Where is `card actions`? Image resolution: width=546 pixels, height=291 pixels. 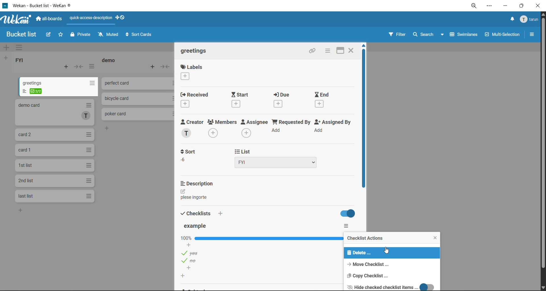
card actions is located at coordinates (327, 50).